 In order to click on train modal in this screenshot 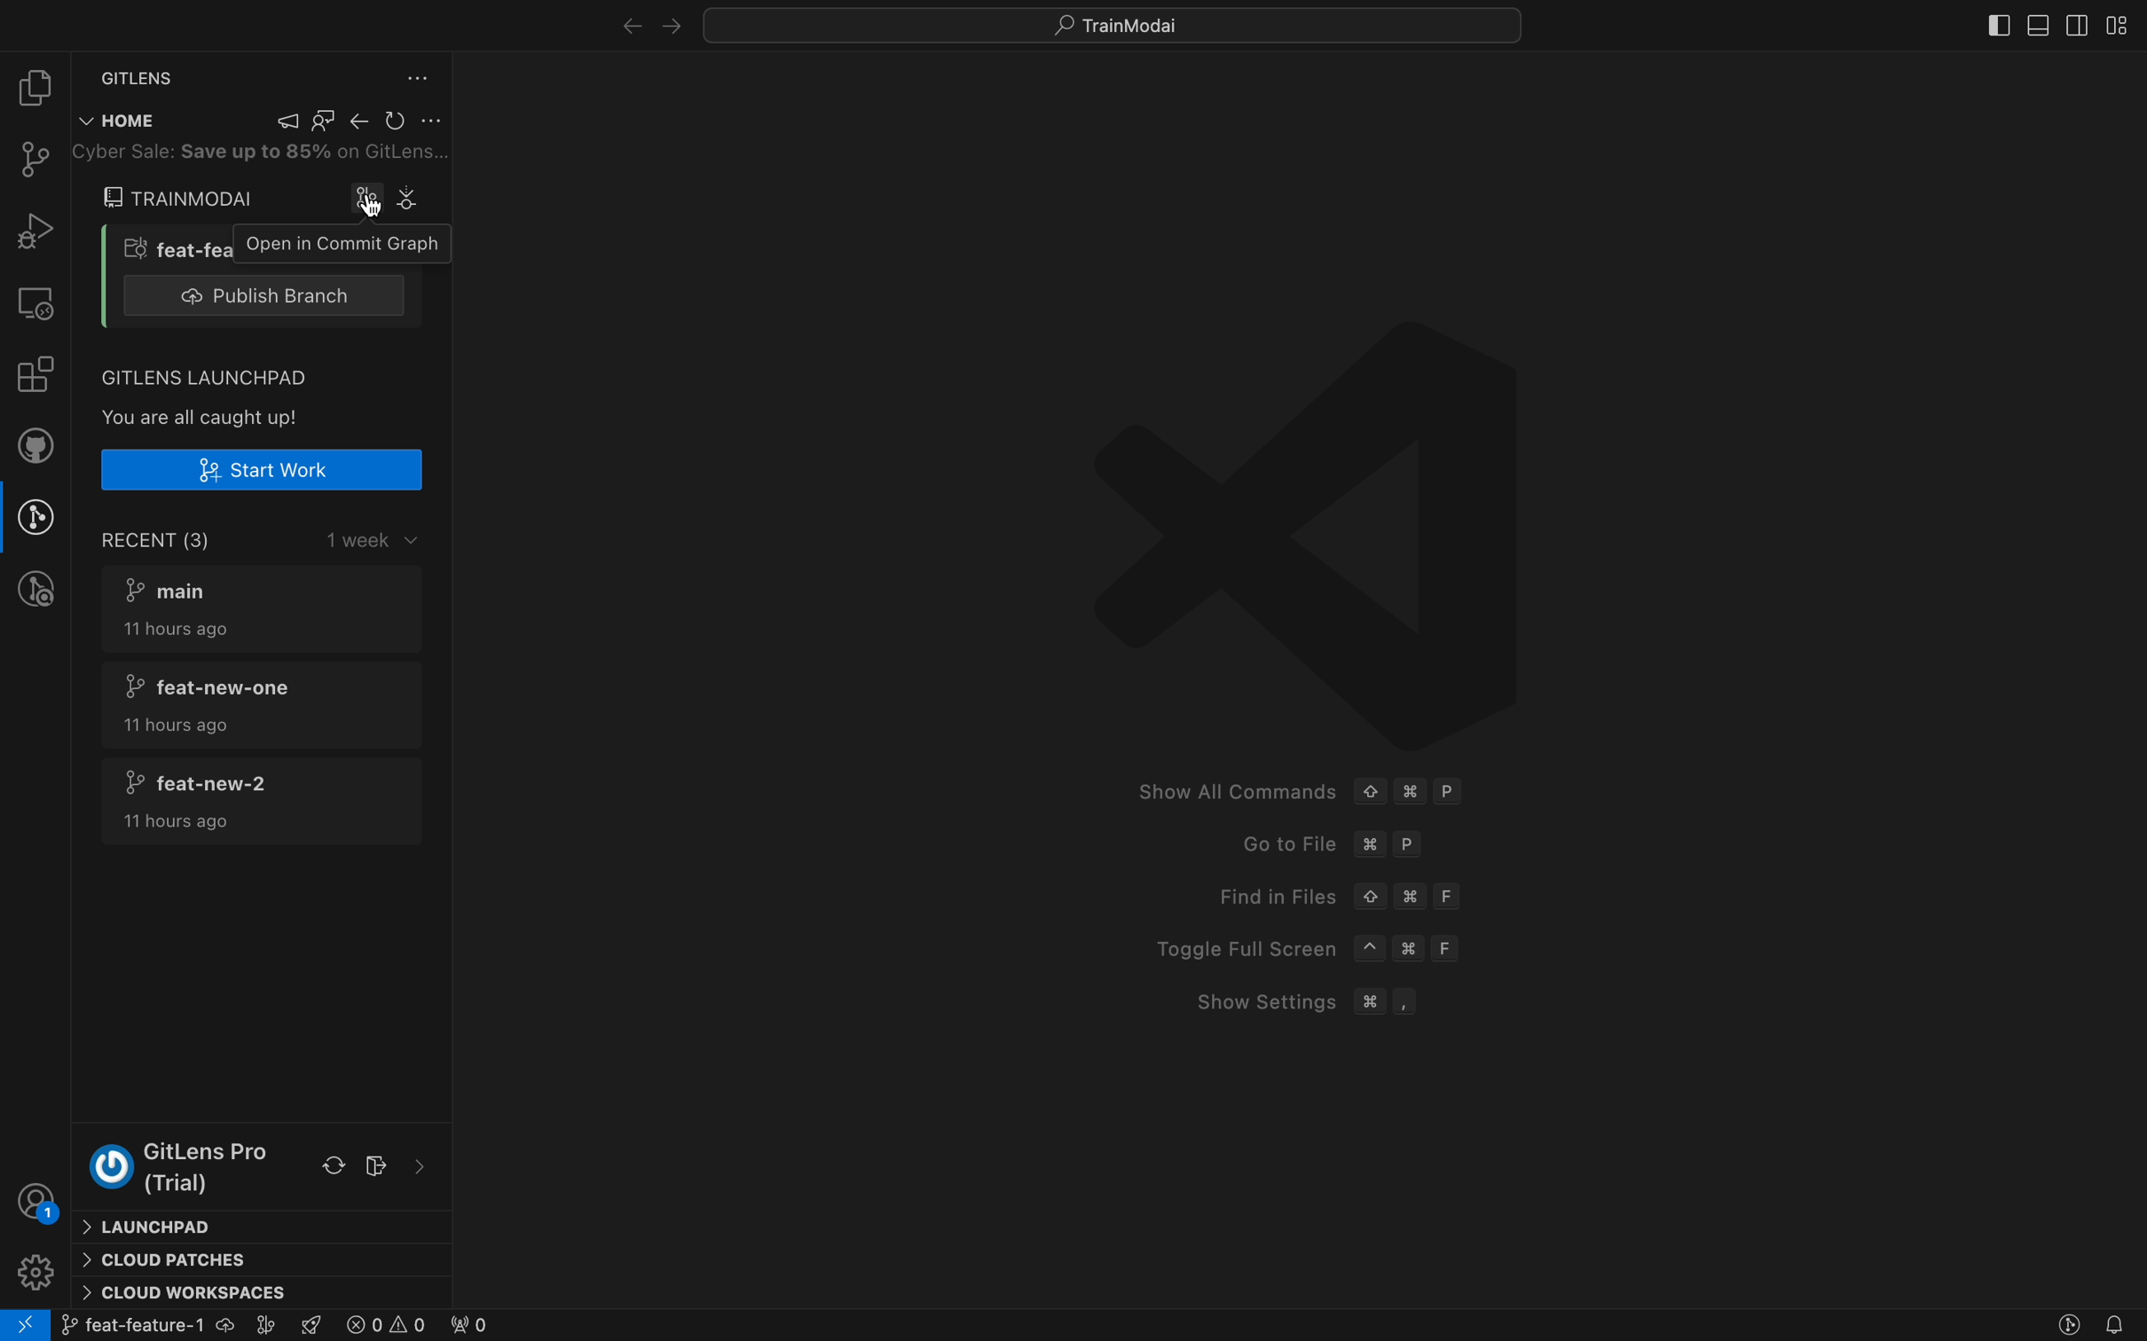, I will do `click(182, 198)`.